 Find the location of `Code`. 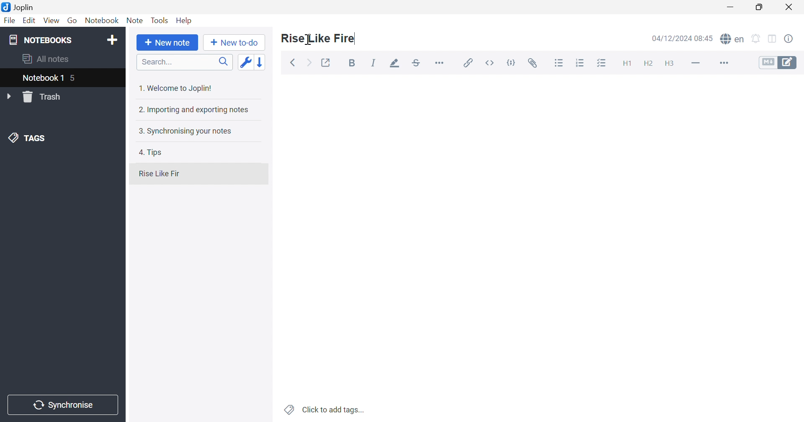

Code is located at coordinates (510, 64).